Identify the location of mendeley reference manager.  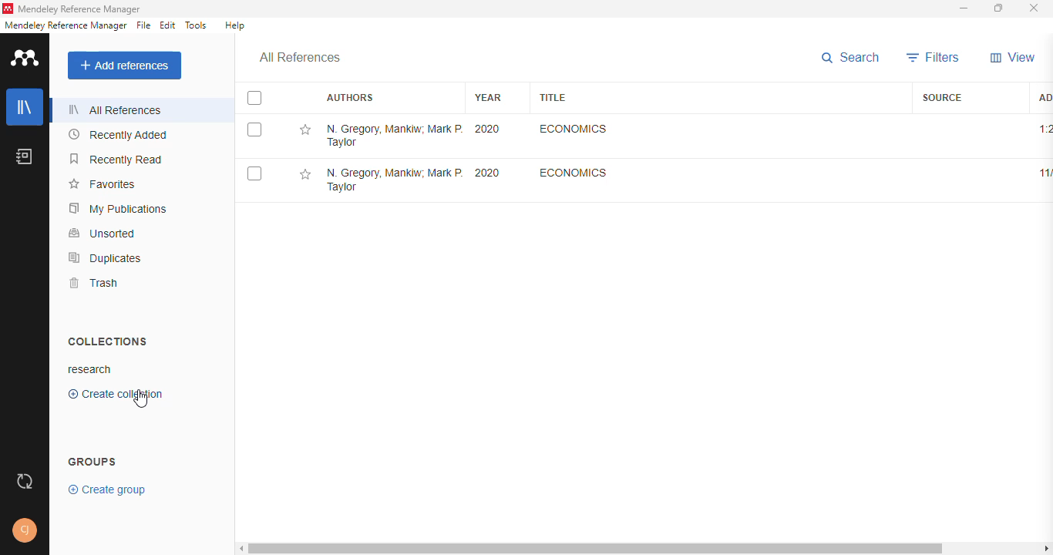
(66, 25).